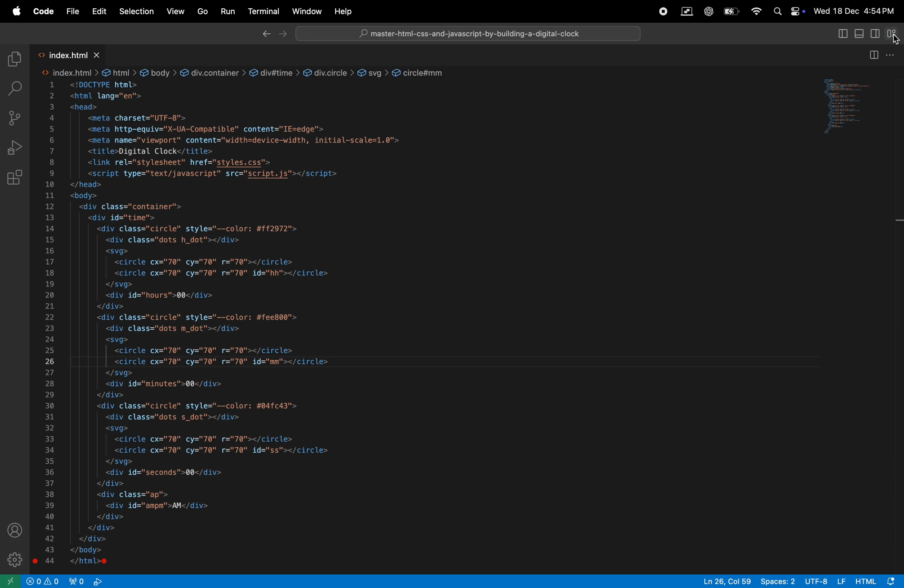  Describe the element at coordinates (14, 58) in the screenshot. I see `explore` at that location.